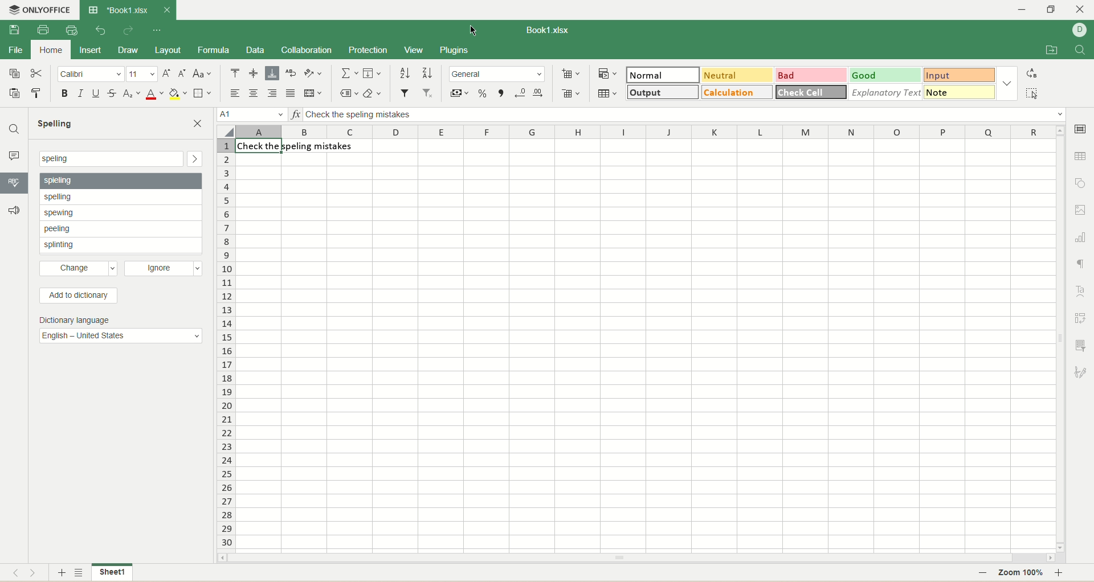  What do you see at coordinates (1062, 339) in the screenshot?
I see `vertical scroll bar` at bounding box center [1062, 339].